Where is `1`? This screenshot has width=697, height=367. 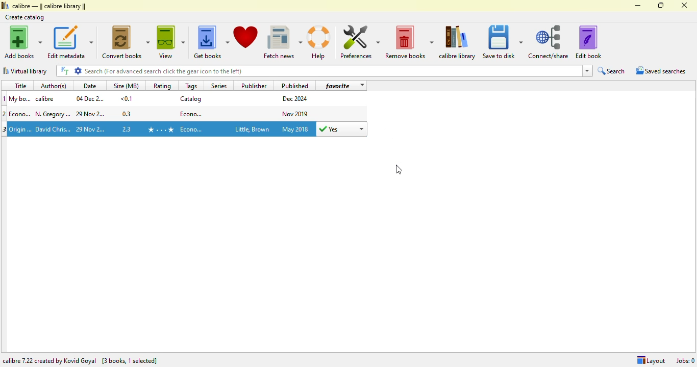
1 is located at coordinates (5, 98).